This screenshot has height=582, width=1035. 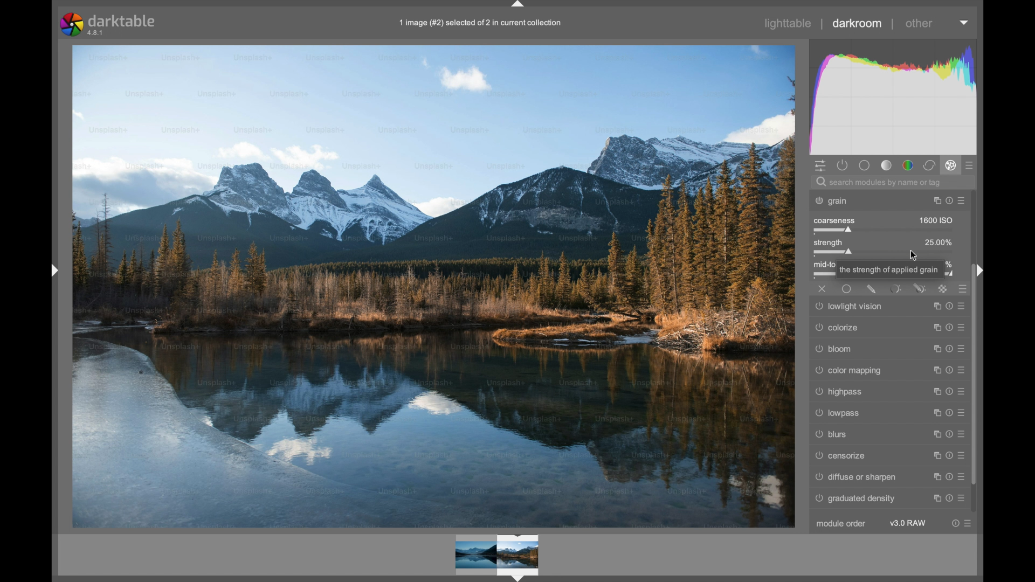 I want to click on instance, so click(x=936, y=498).